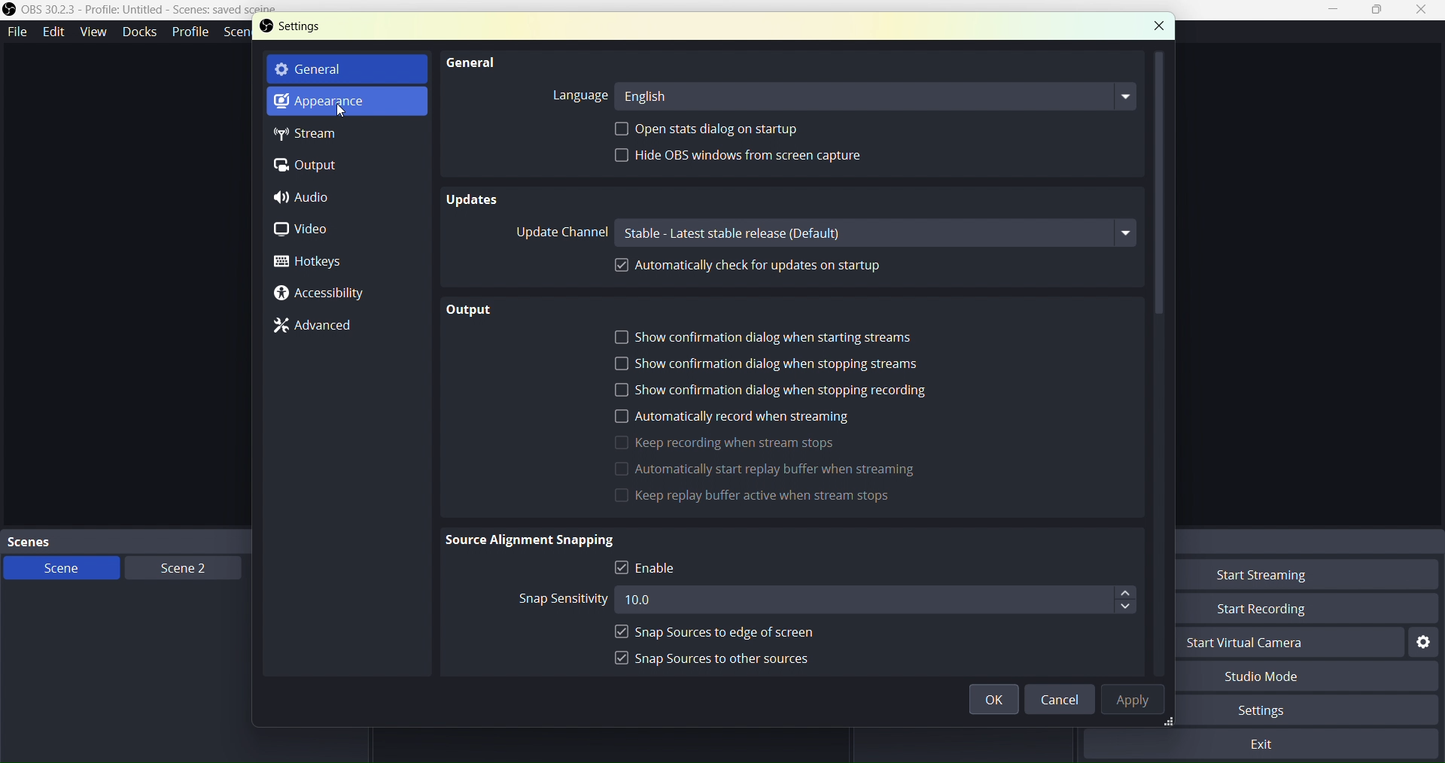 This screenshot has width=1445, height=763. I want to click on Automatically record when streaming, so click(710, 418).